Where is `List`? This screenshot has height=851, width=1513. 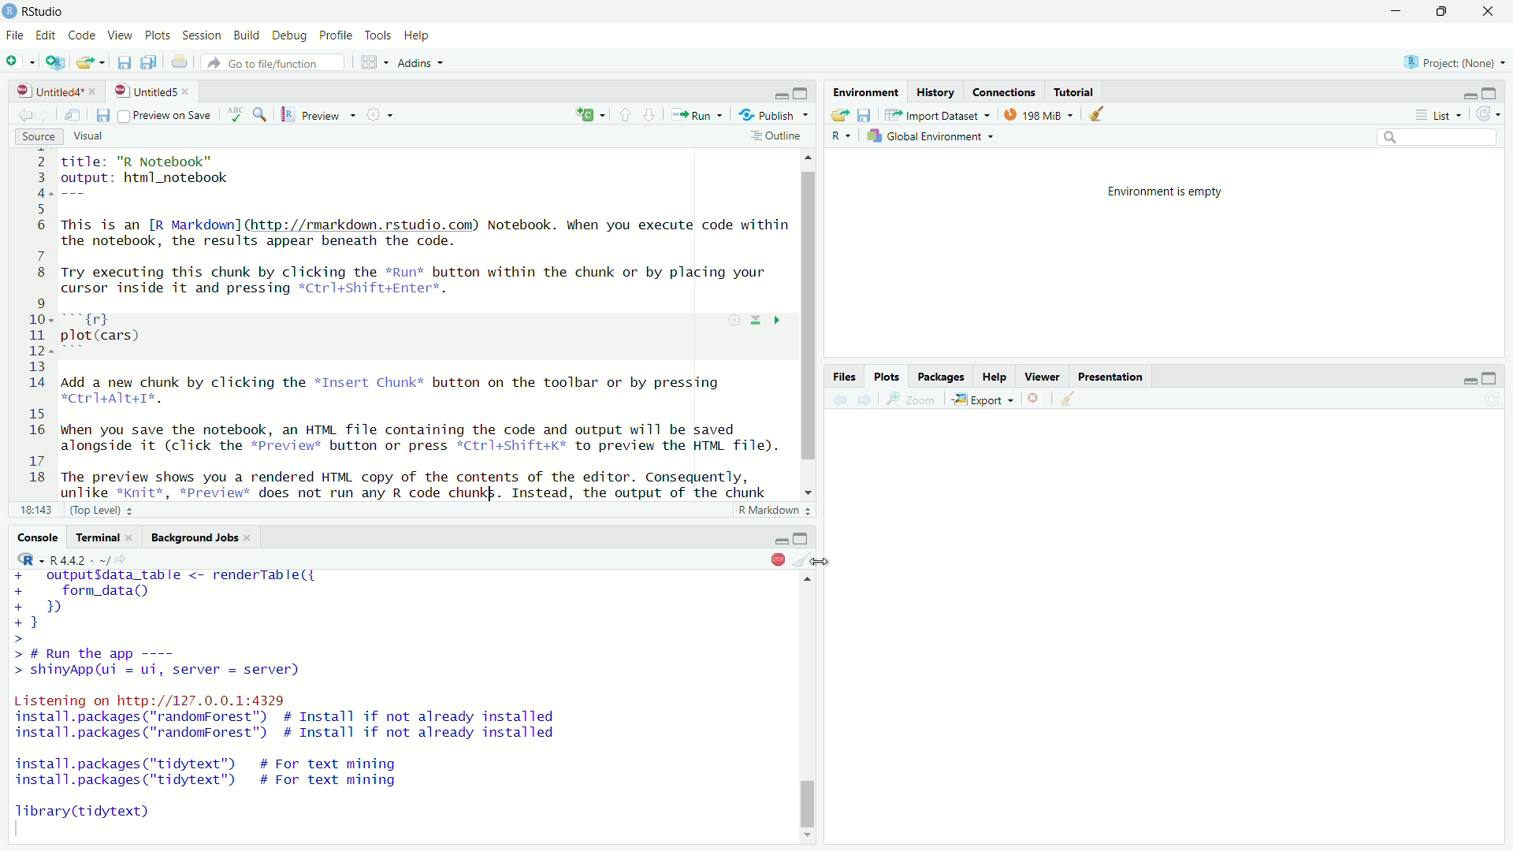 List is located at coordinates (1444, 115).